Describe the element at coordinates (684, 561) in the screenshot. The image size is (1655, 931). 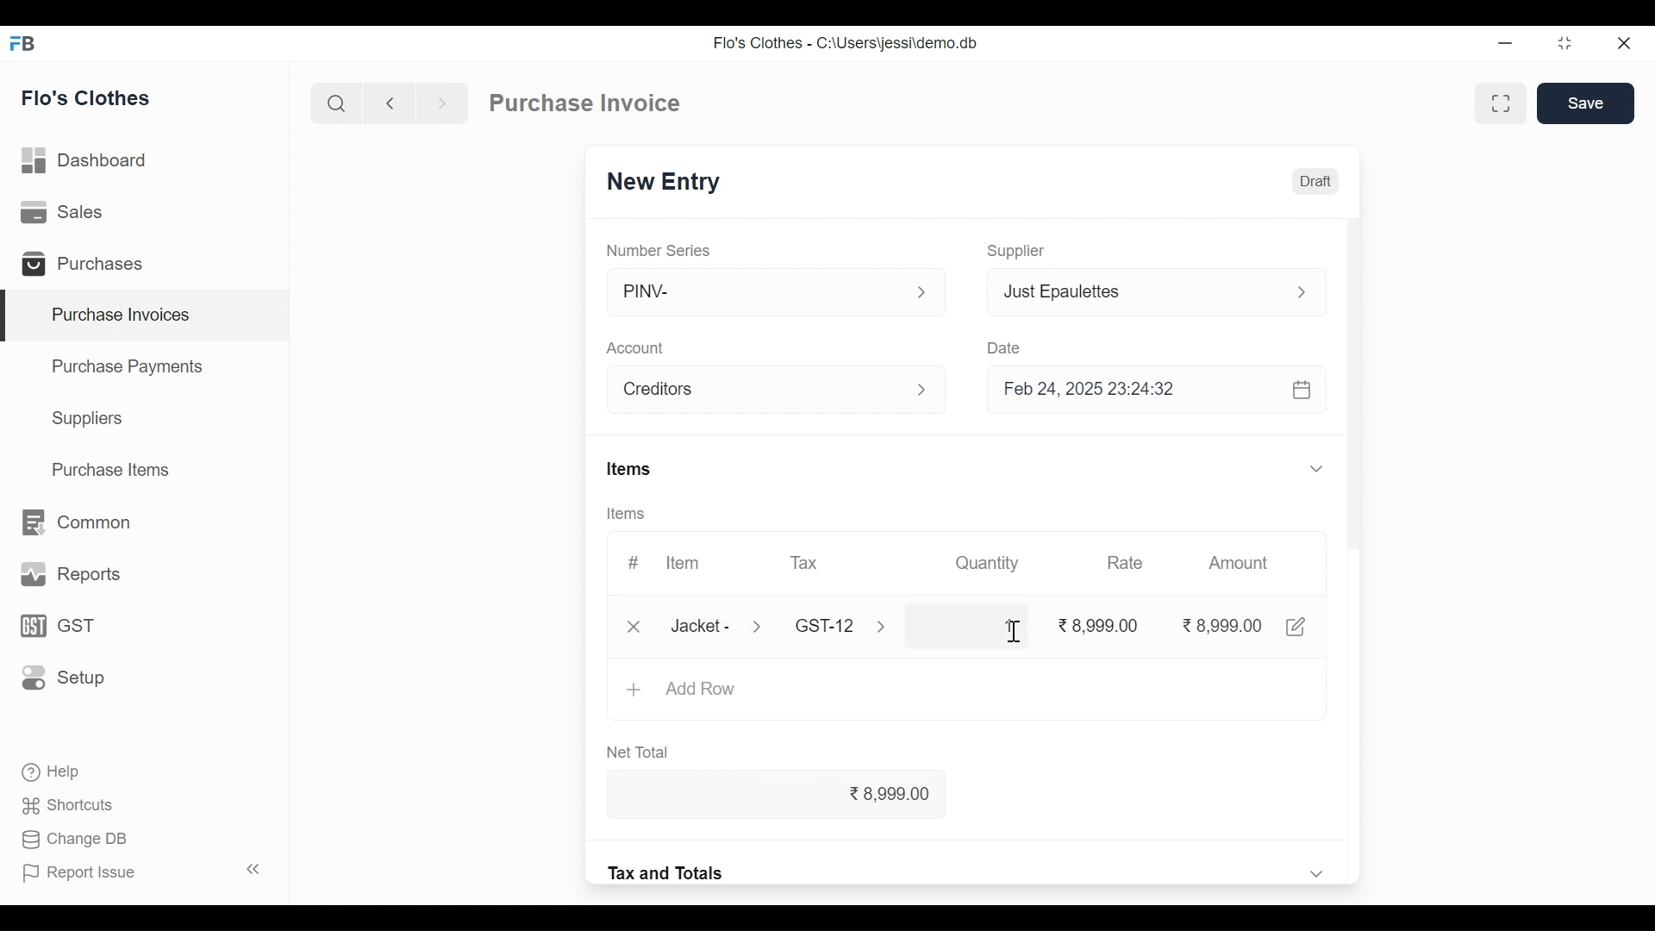
I see `Item` at that location.